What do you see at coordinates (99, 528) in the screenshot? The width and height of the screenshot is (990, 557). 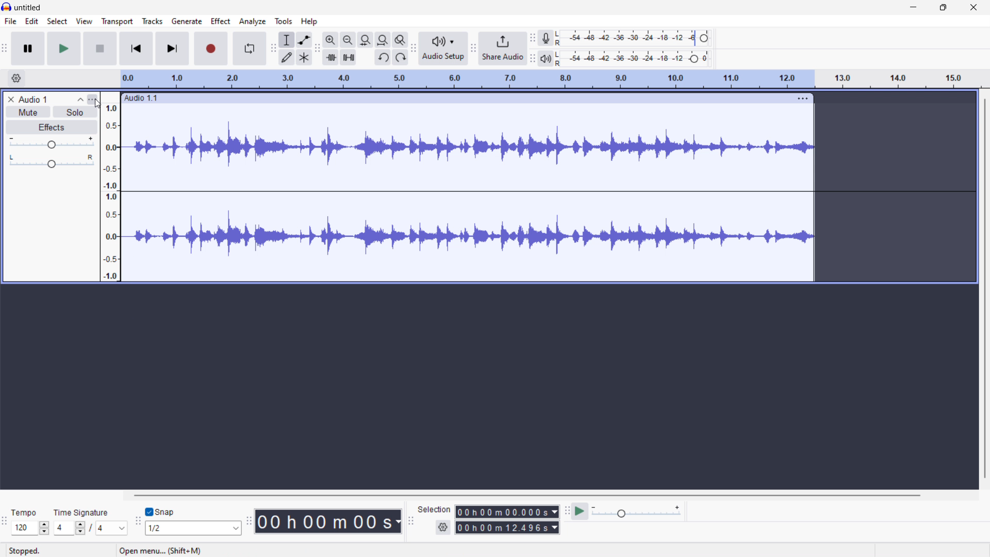 I see `/4` at bounding box center [99, 528].